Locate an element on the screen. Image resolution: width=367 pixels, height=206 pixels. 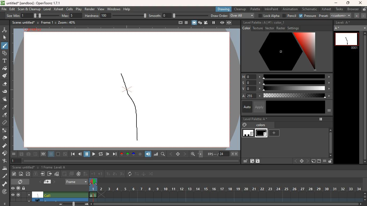
back is located at coordinates (171, 153).